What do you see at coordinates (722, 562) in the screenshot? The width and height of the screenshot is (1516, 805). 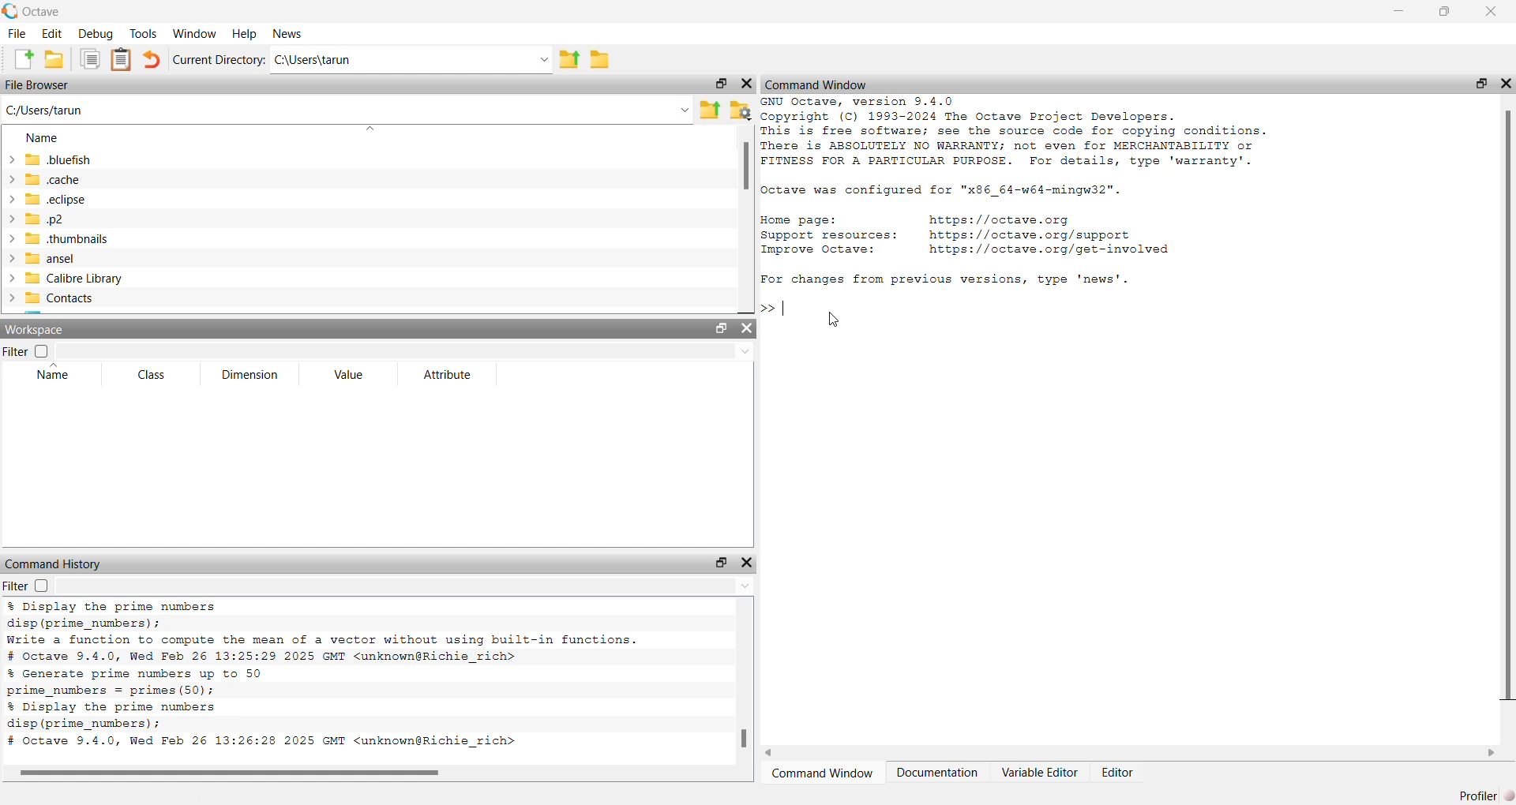 I see `open in separate window` at bounding box center [722, 562].